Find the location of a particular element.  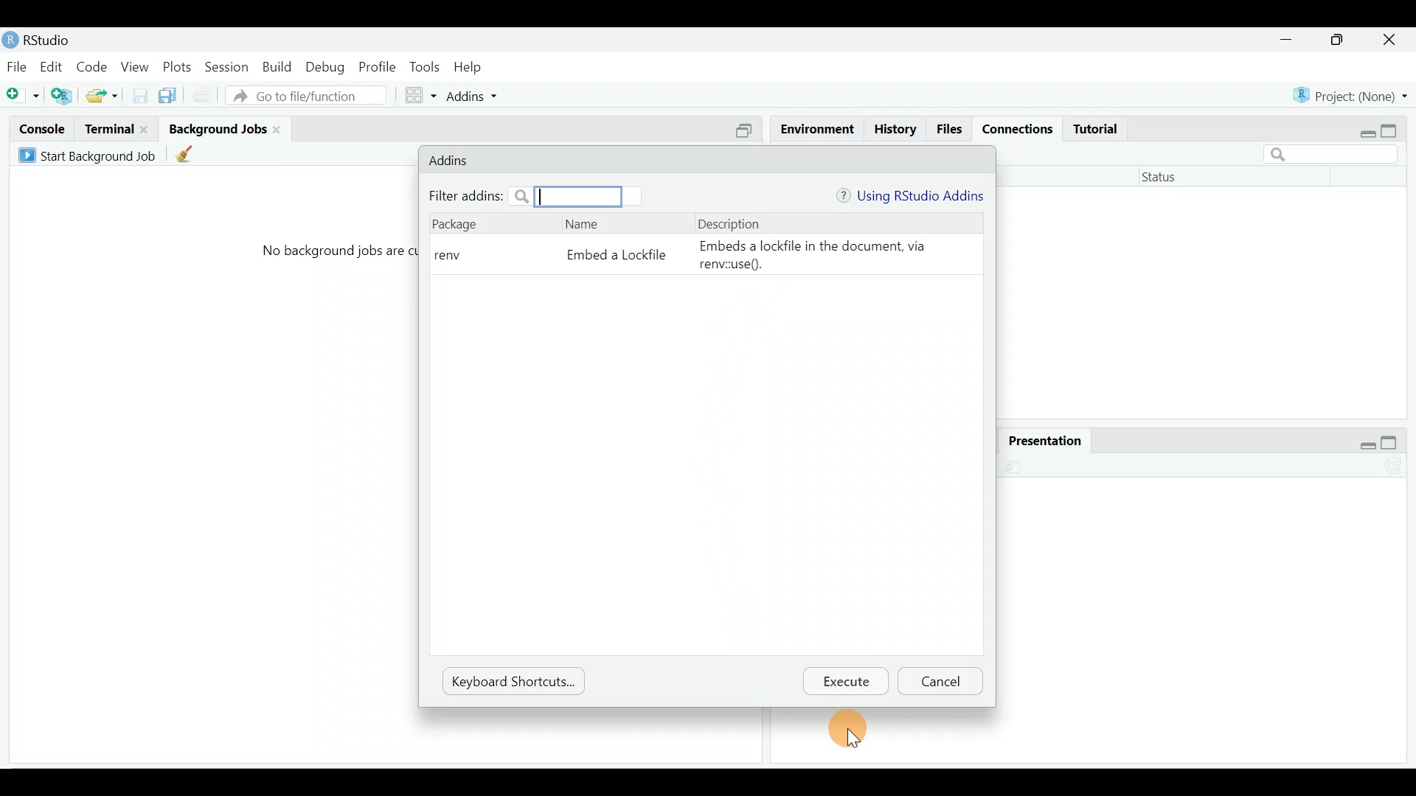

Tools is located at coordinates (425, 66).